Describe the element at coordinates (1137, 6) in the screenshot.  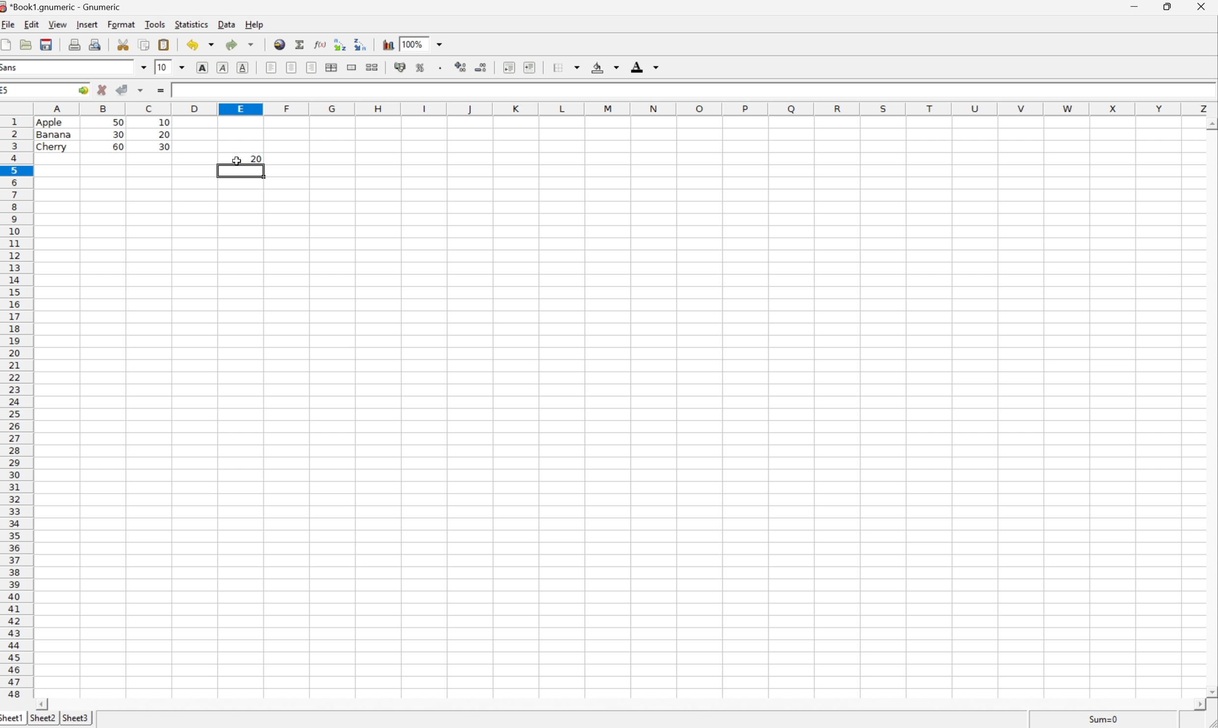
I see `minimize` at that location.